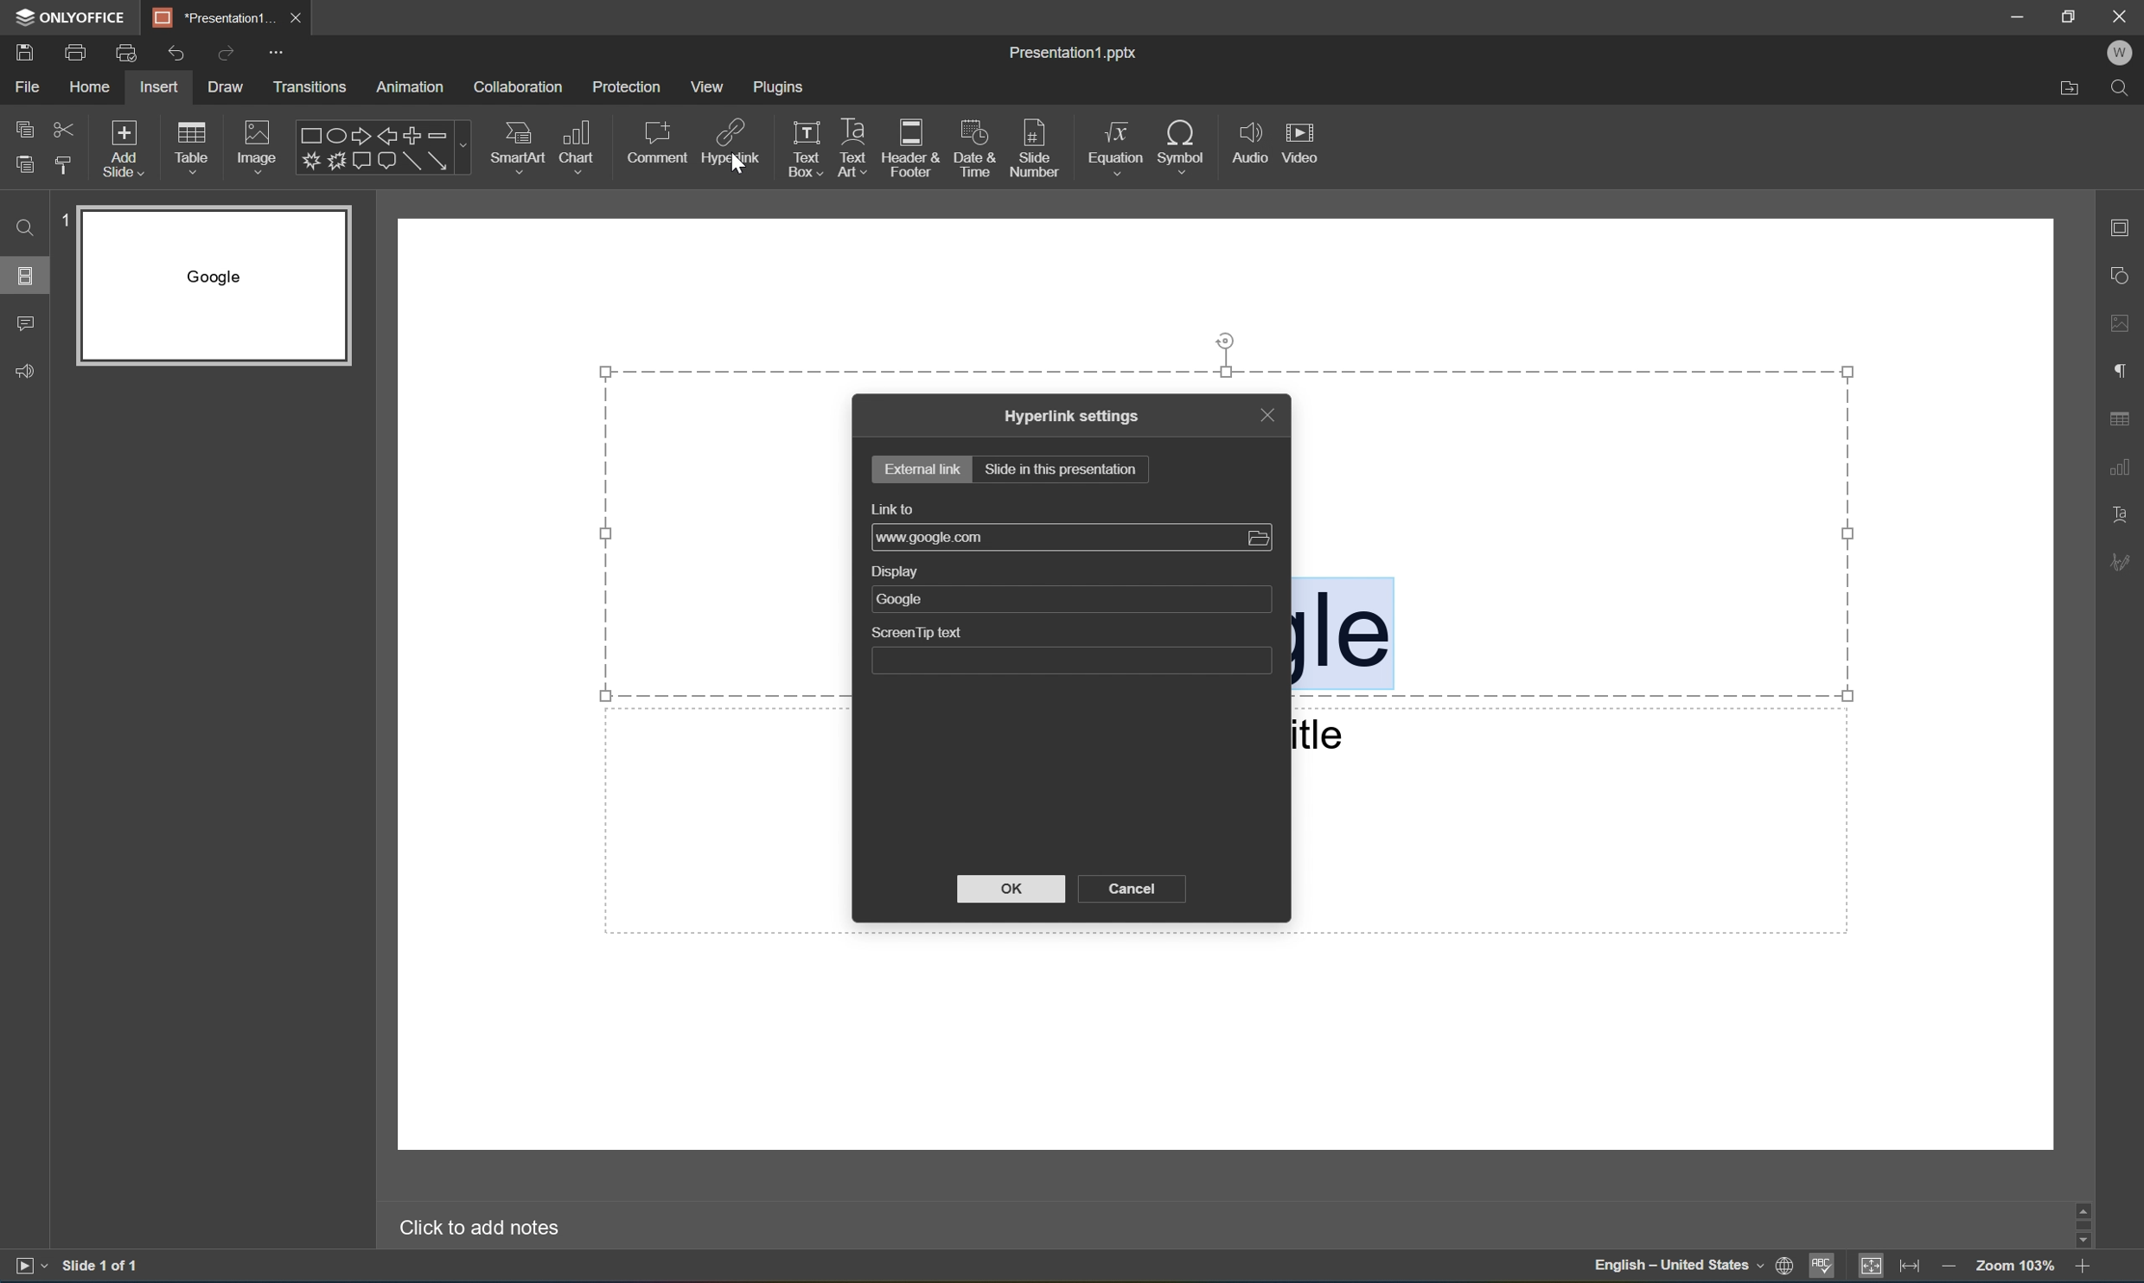  What do you see at coordinates (33, 85) in the screenshot?
I see `File` at bounding box center [33, 85].